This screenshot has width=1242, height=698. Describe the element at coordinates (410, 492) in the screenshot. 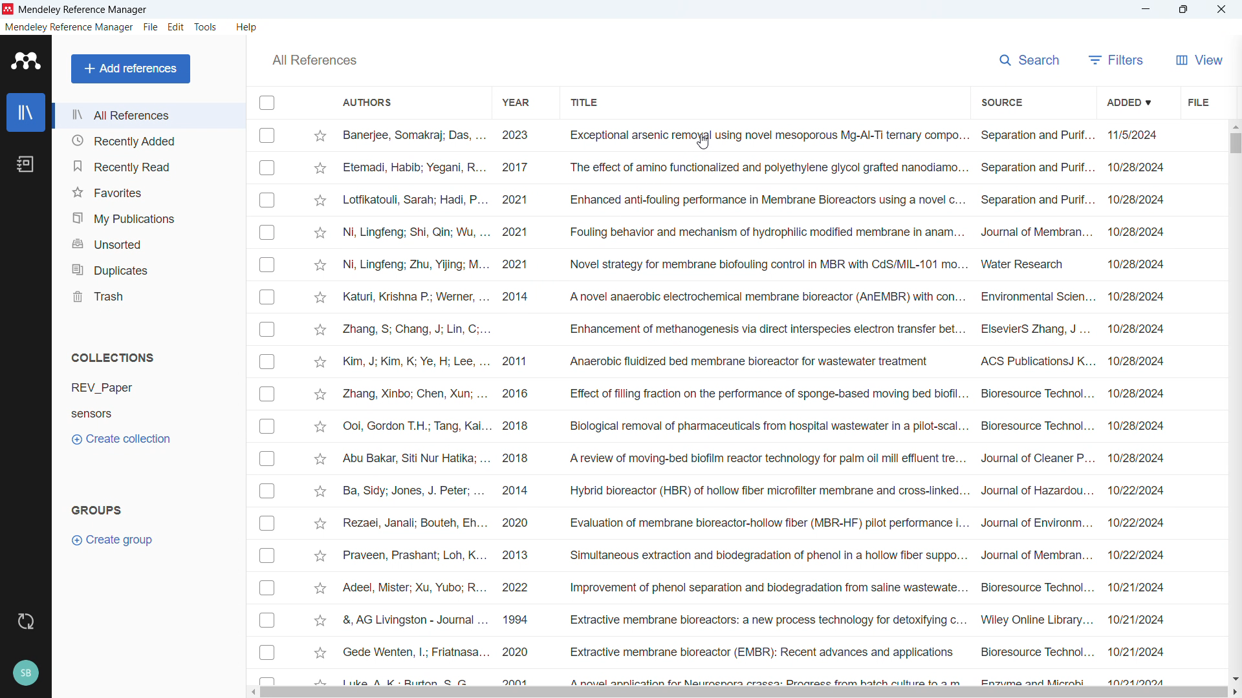

I see `ba,stdy,jones,j peter` at that location.